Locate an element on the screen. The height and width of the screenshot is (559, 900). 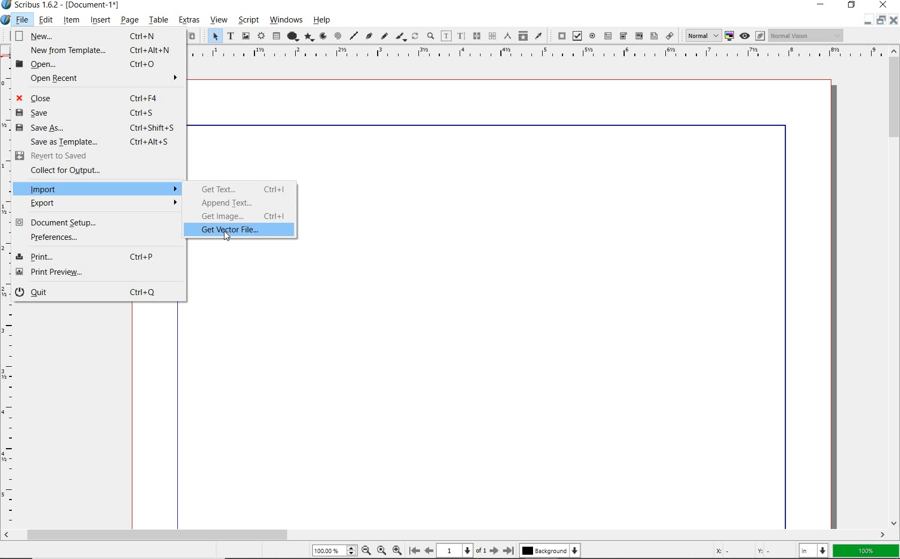
file is located at coordinates (24, 19).